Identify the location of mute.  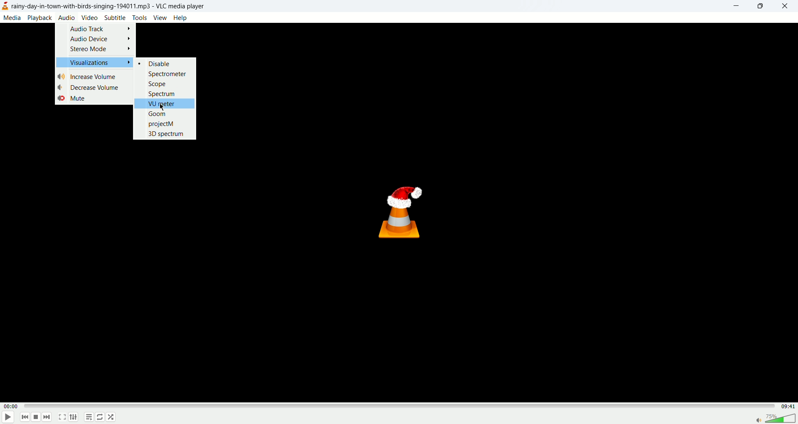
(71, 99).